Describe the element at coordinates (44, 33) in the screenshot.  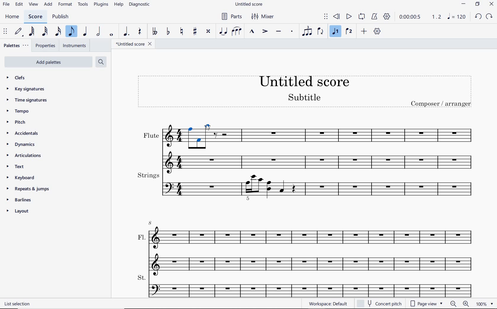
I see `32ND NOTE` at that location.